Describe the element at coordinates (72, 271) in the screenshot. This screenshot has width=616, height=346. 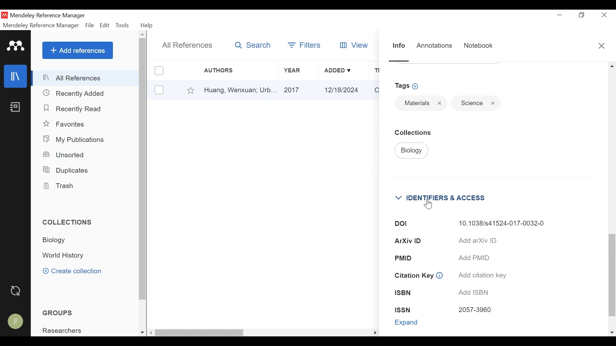
I see `Create Collection` at that location.